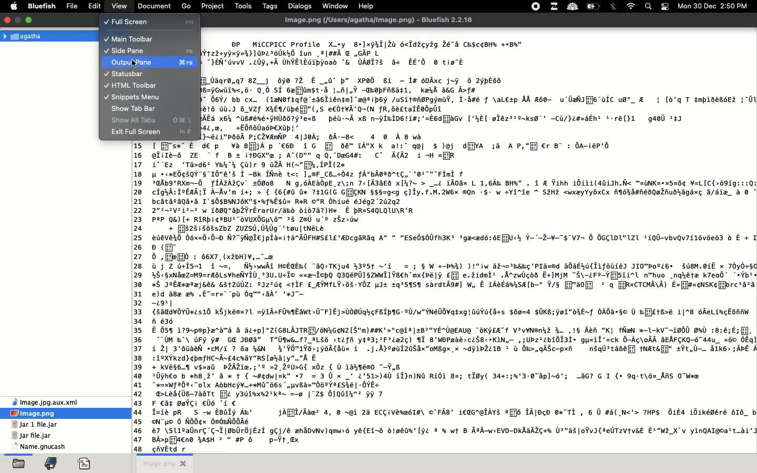 The image size is (757, 473). I want to click on show tab bar, so click(135, 108).